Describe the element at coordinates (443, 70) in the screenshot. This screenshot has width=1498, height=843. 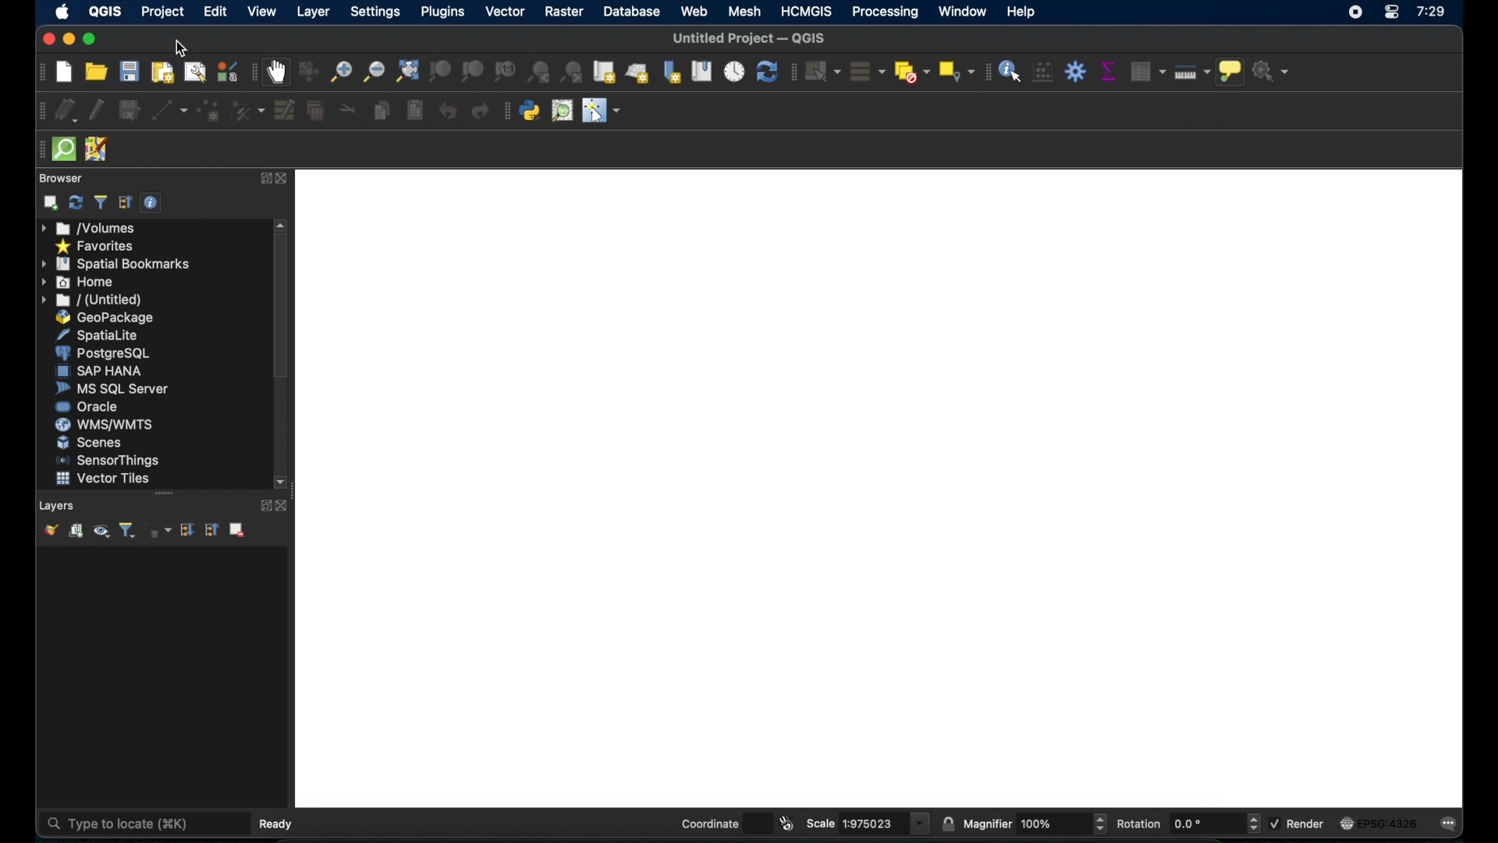
I see `zoom to selection` at that location.